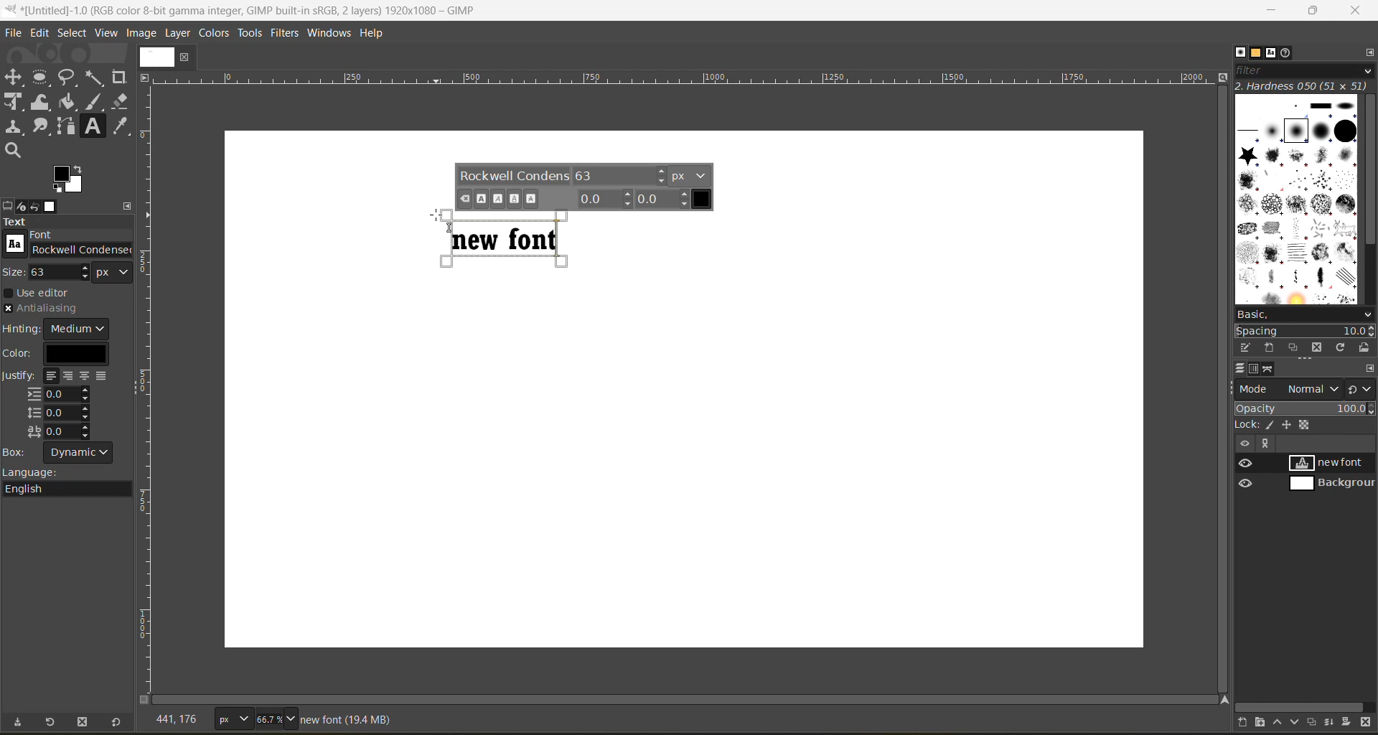  Describe the element at coordinates (1240, 52) in the screenshot. I see `brushes` at that location.